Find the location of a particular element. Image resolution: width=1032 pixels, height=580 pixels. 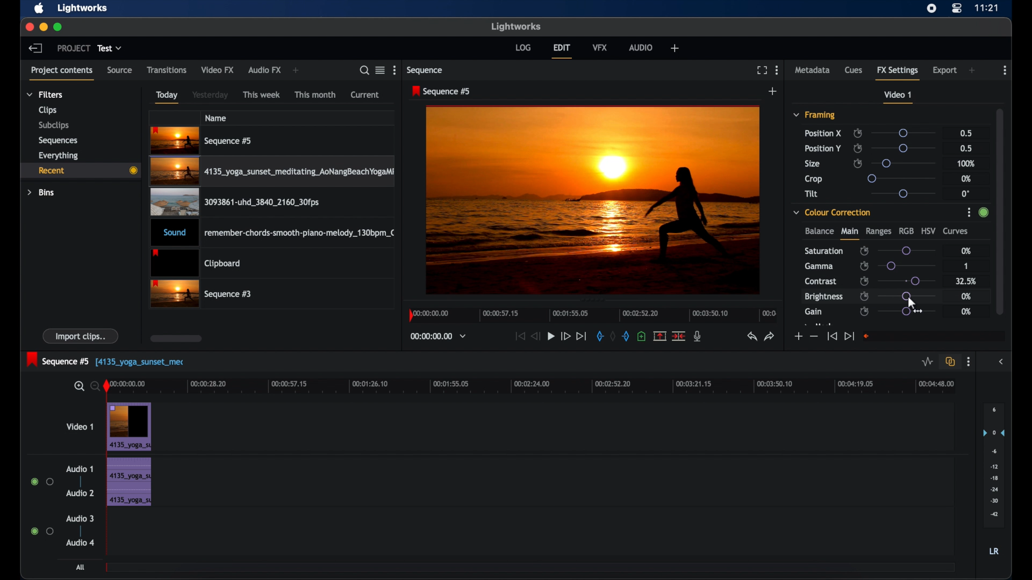

balance is located at coordinates (819, 231).